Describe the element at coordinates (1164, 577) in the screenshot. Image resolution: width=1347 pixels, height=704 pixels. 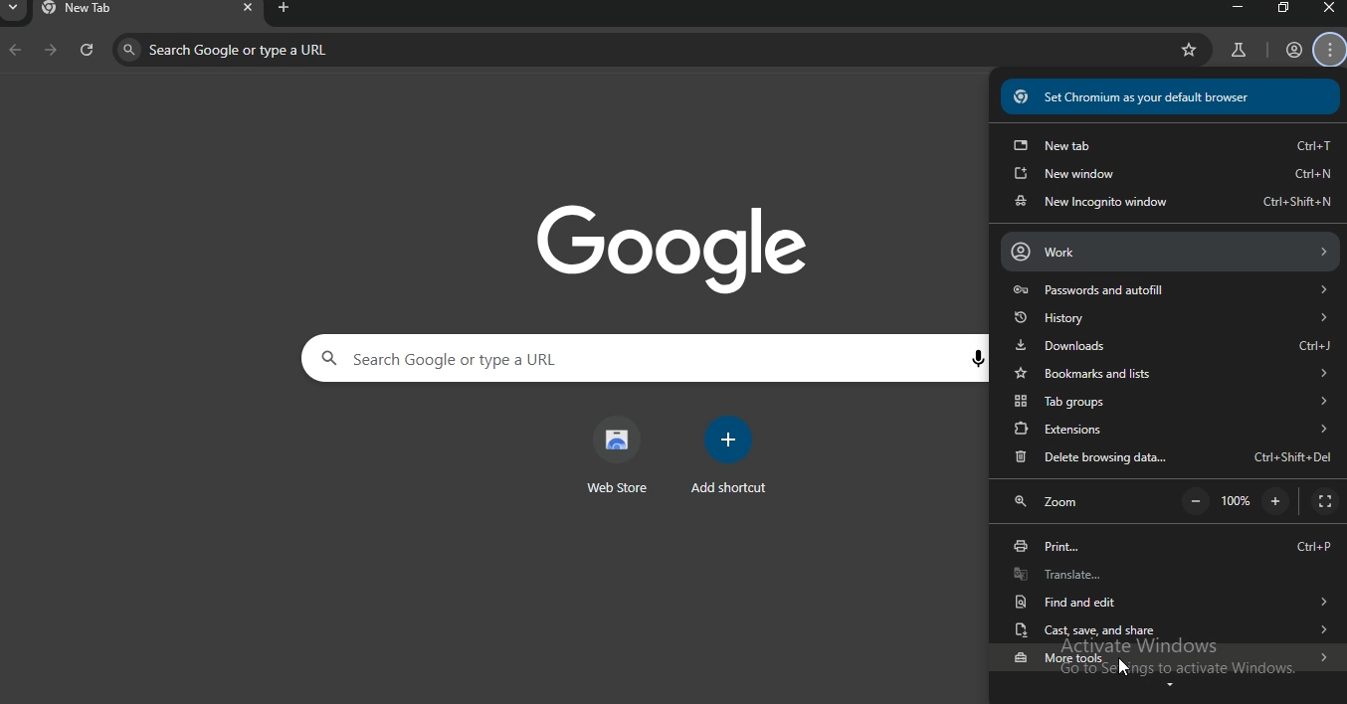
I see `translate` at that location.